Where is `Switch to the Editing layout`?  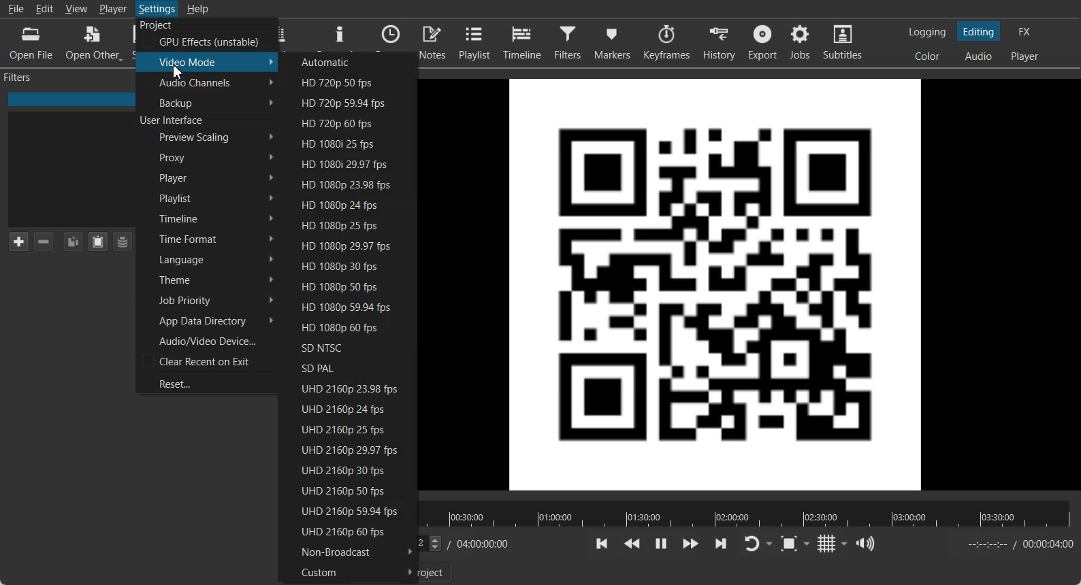
Switch to the Editing layout is located at coordinates (980, 31).